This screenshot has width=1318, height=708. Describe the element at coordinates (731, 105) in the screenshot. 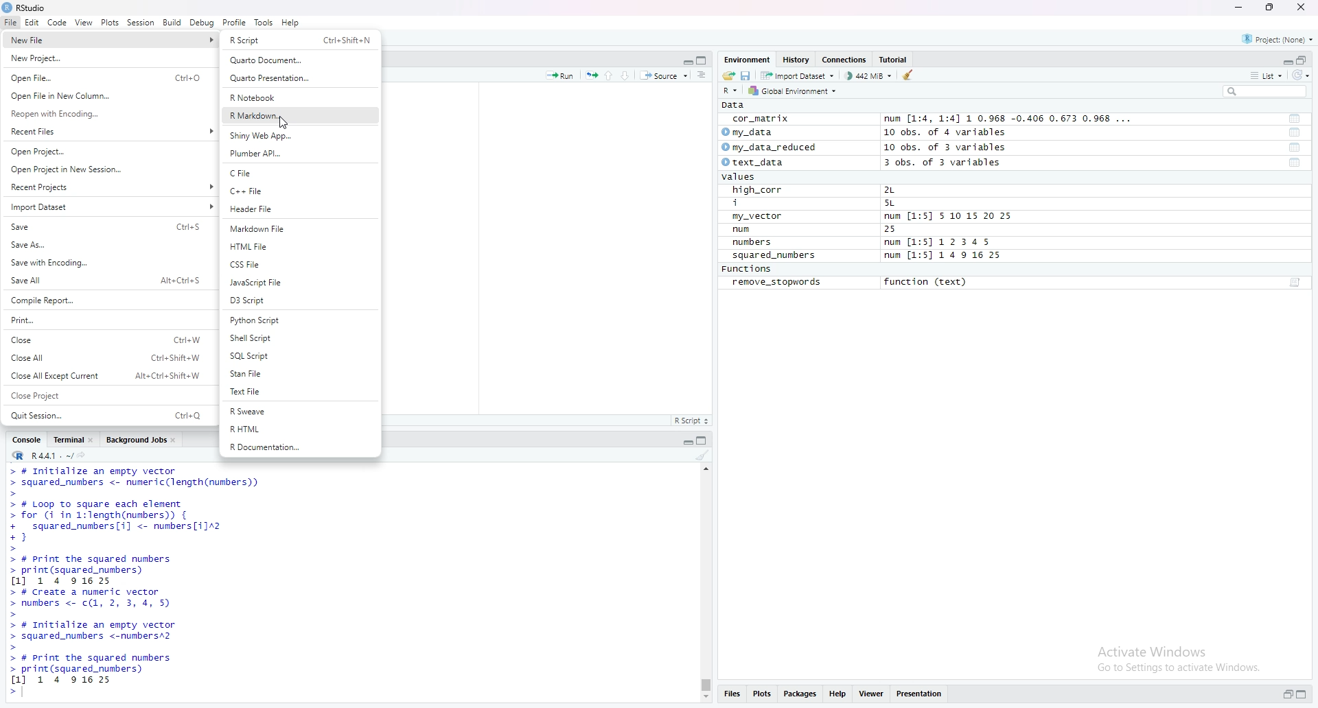

I see `Data` at that location.